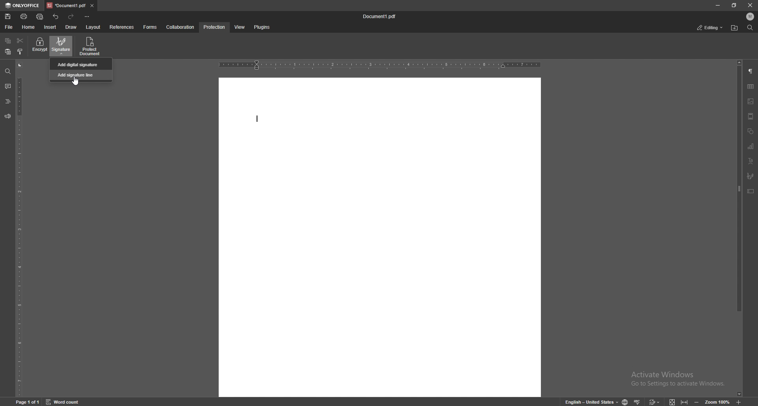 This screenshot has height=406, width=758. Describe the element at coordinates (710, 28) in the screenshot. I see `status` at that location.